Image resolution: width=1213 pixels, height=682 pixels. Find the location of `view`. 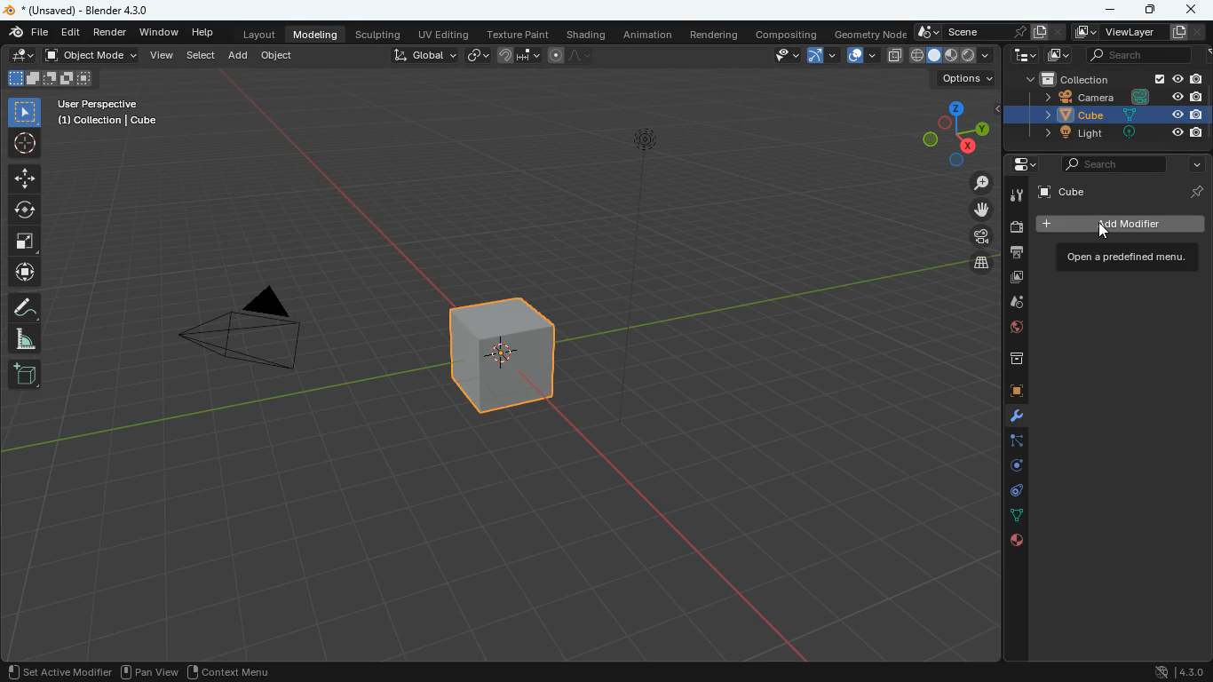

view is located at coordinates (163, 673).